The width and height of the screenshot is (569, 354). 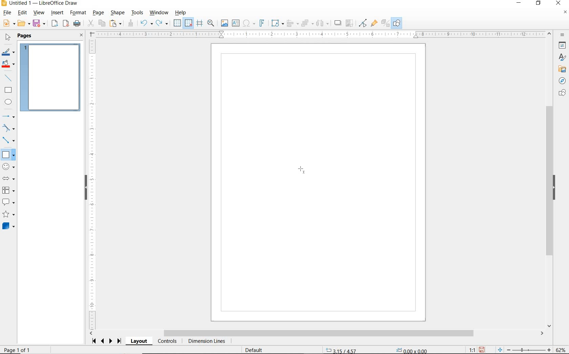 I want to click on INSERT TEXT BOX, so click(x=235, y=23).